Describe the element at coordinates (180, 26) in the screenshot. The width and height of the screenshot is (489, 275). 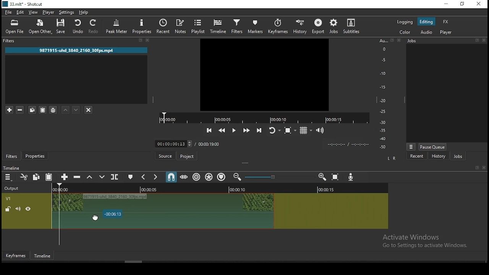
I see `notes` at that location.